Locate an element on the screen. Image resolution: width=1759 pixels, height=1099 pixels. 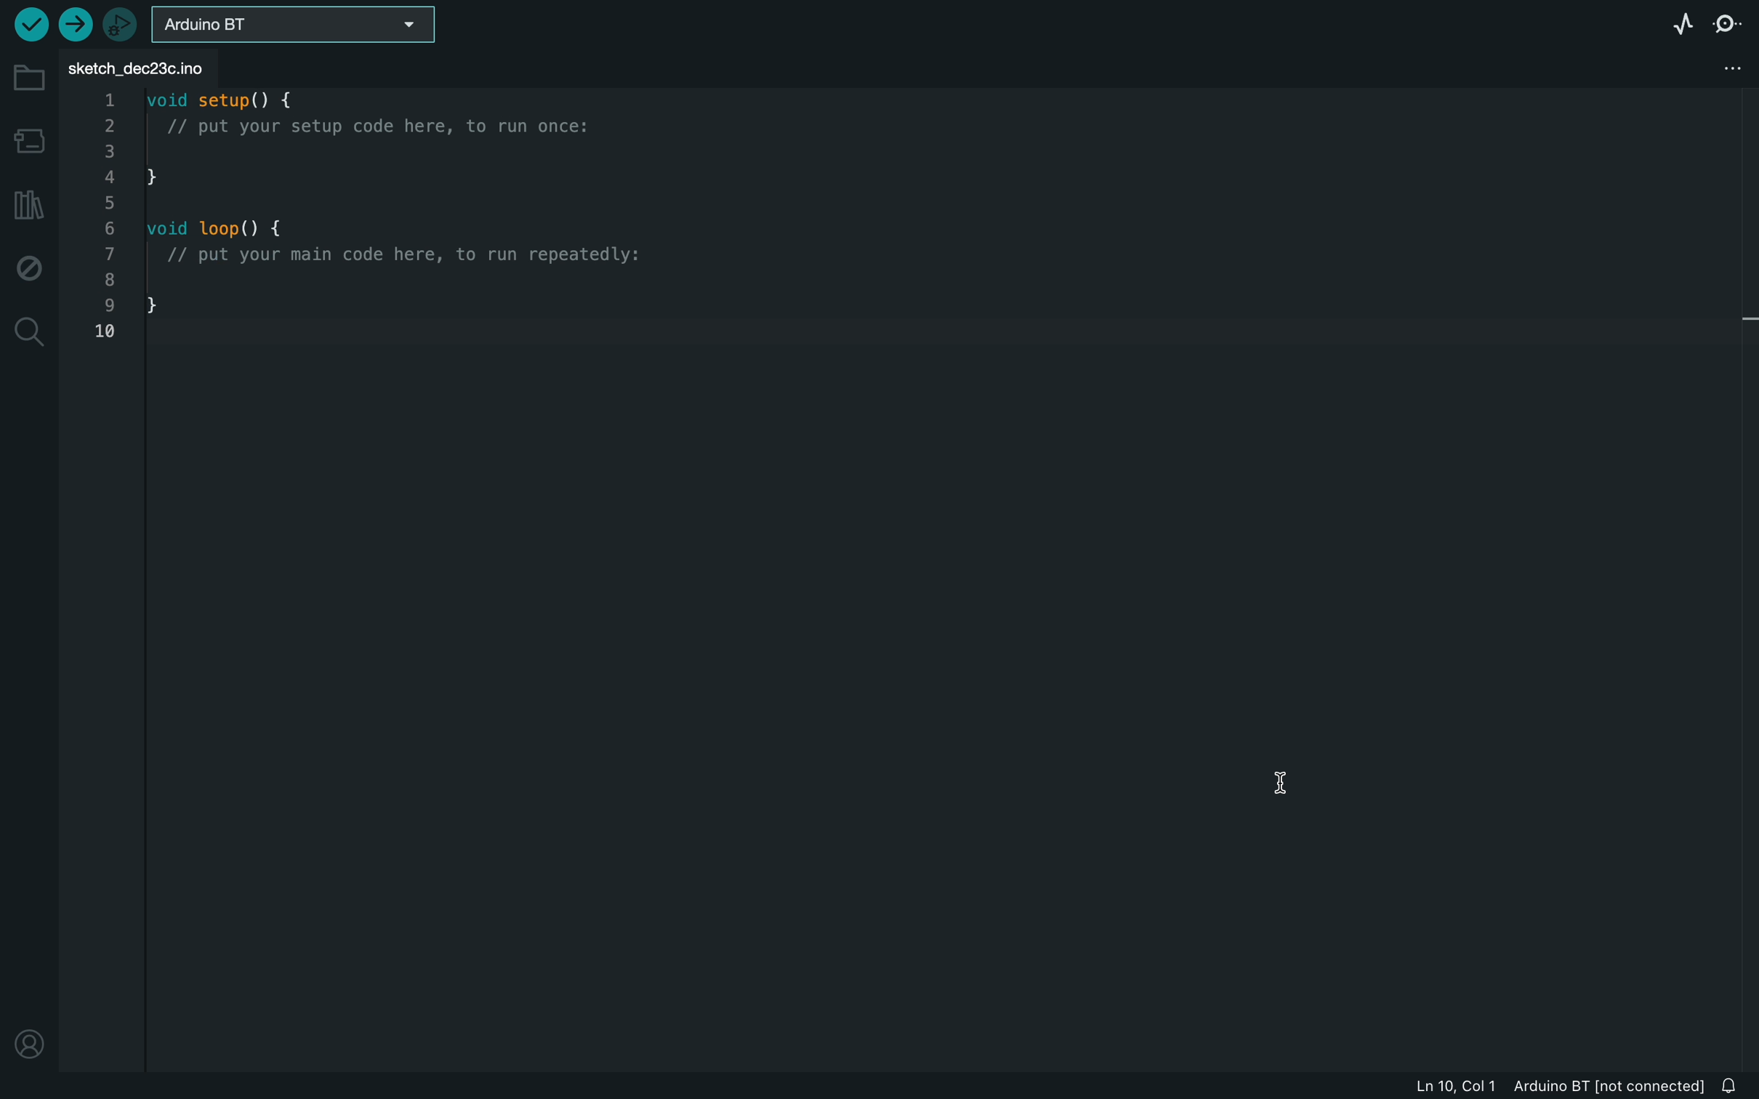
code is located at coordinates (360, 215).